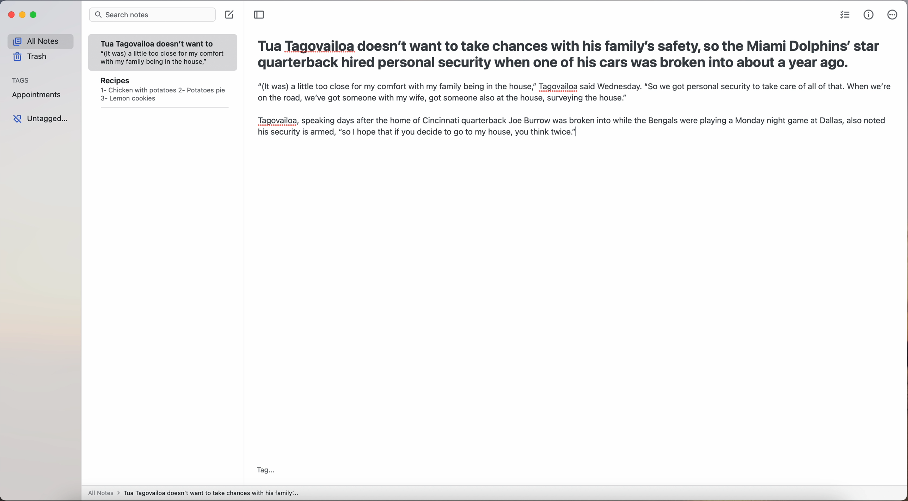 The height and width of the screenshot is (501, 908). I want to click on click on metrics, so click(866, 16).